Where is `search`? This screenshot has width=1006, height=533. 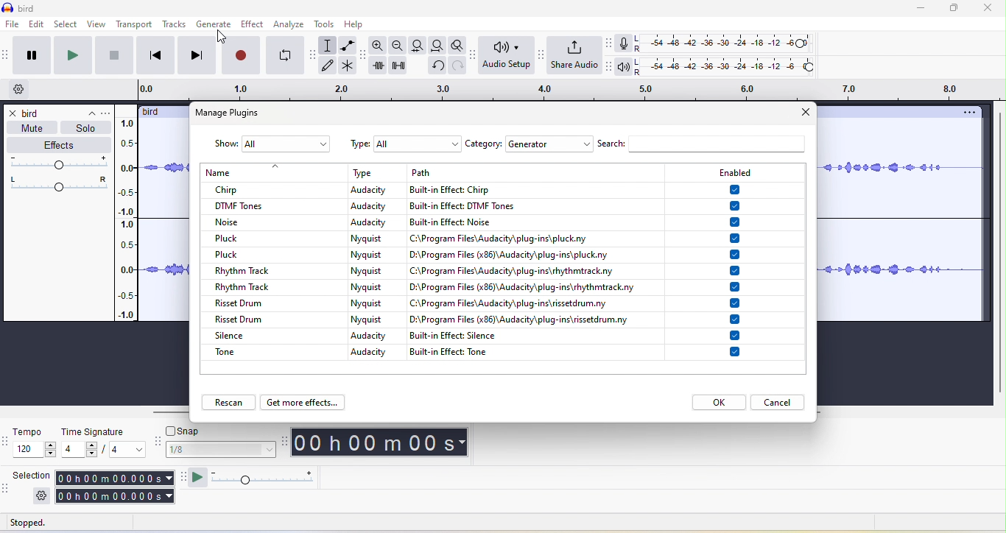
search is located at coordinates (706, 145).